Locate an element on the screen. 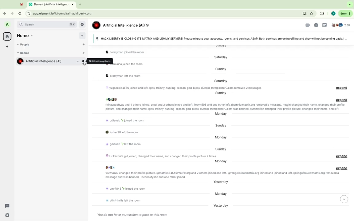  Explore rooms is located at coordinates (83, 24).